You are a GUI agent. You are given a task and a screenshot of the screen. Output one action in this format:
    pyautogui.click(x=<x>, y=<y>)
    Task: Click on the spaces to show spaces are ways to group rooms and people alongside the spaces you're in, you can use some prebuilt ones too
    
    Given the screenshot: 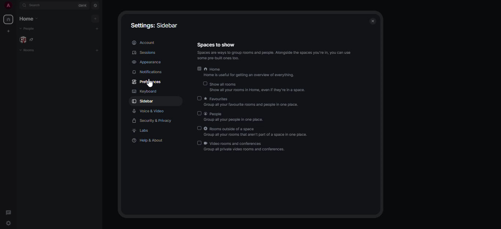 What is the action you would take?
    pyautogui.click(x=274, y=50)
    